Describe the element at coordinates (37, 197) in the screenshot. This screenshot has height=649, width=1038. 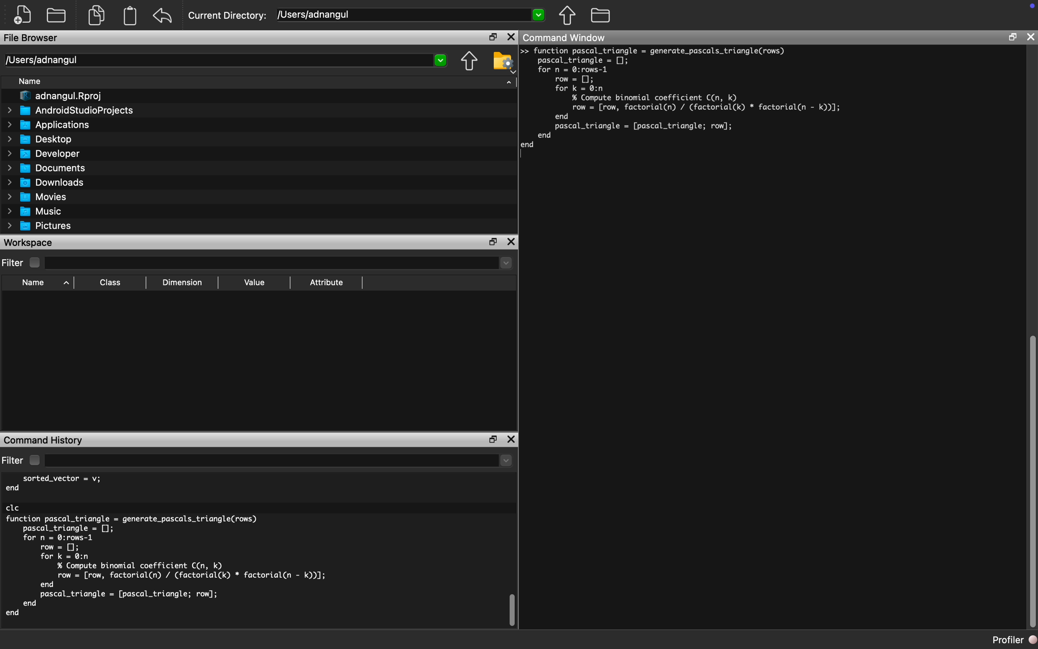
I see `Movies` at that location.